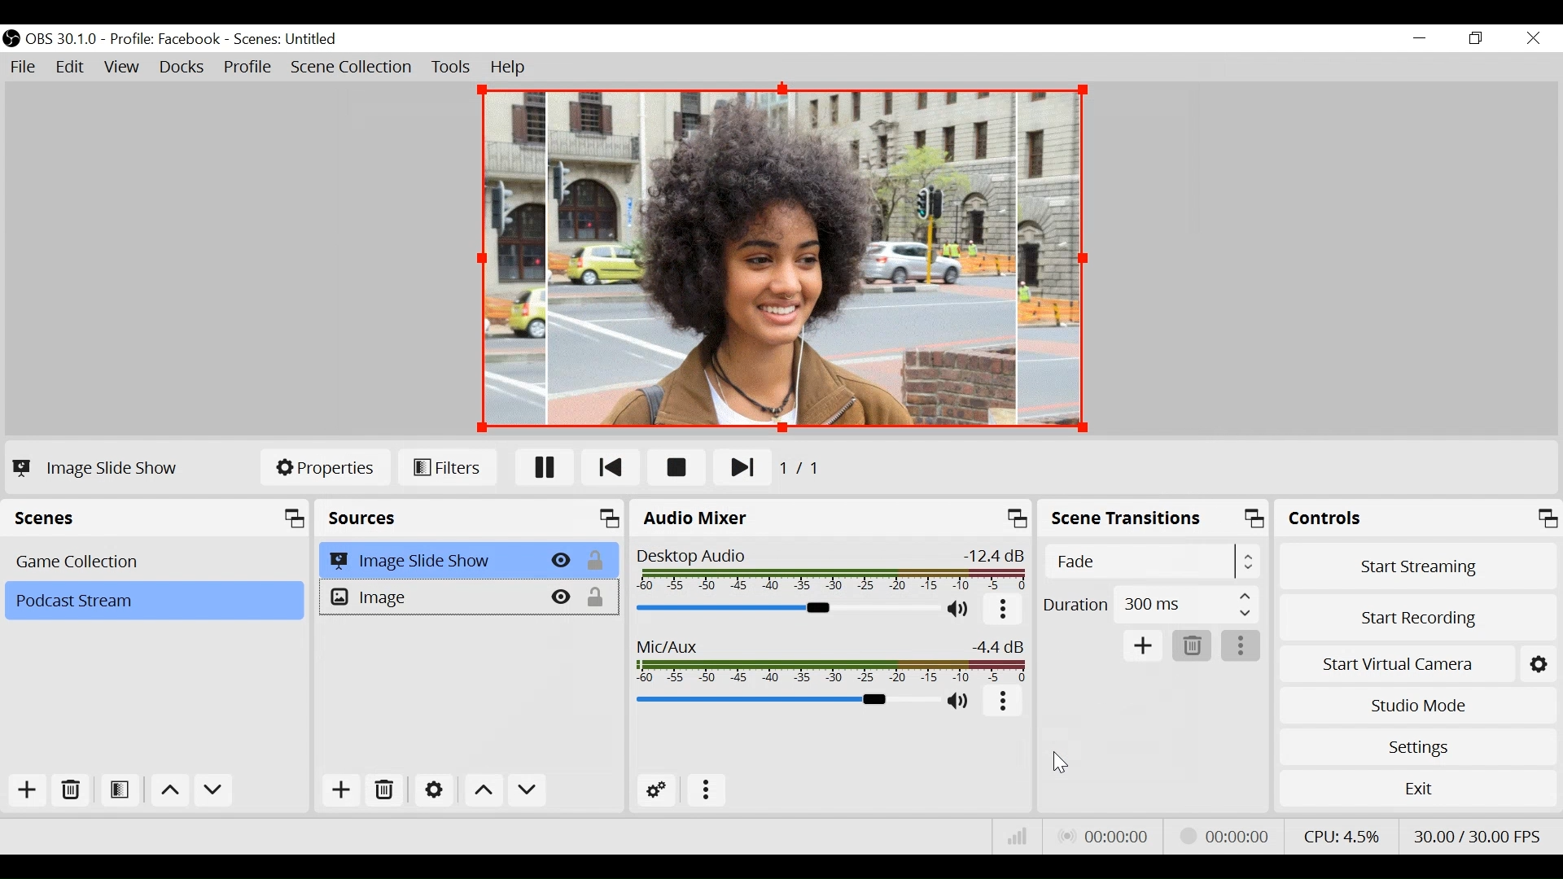 The width and height of the screenshot is (1563, 879). What do you see at coordinates (72, 68) in the screenshot?
I see `Edit` at bounding box center [72, 68].